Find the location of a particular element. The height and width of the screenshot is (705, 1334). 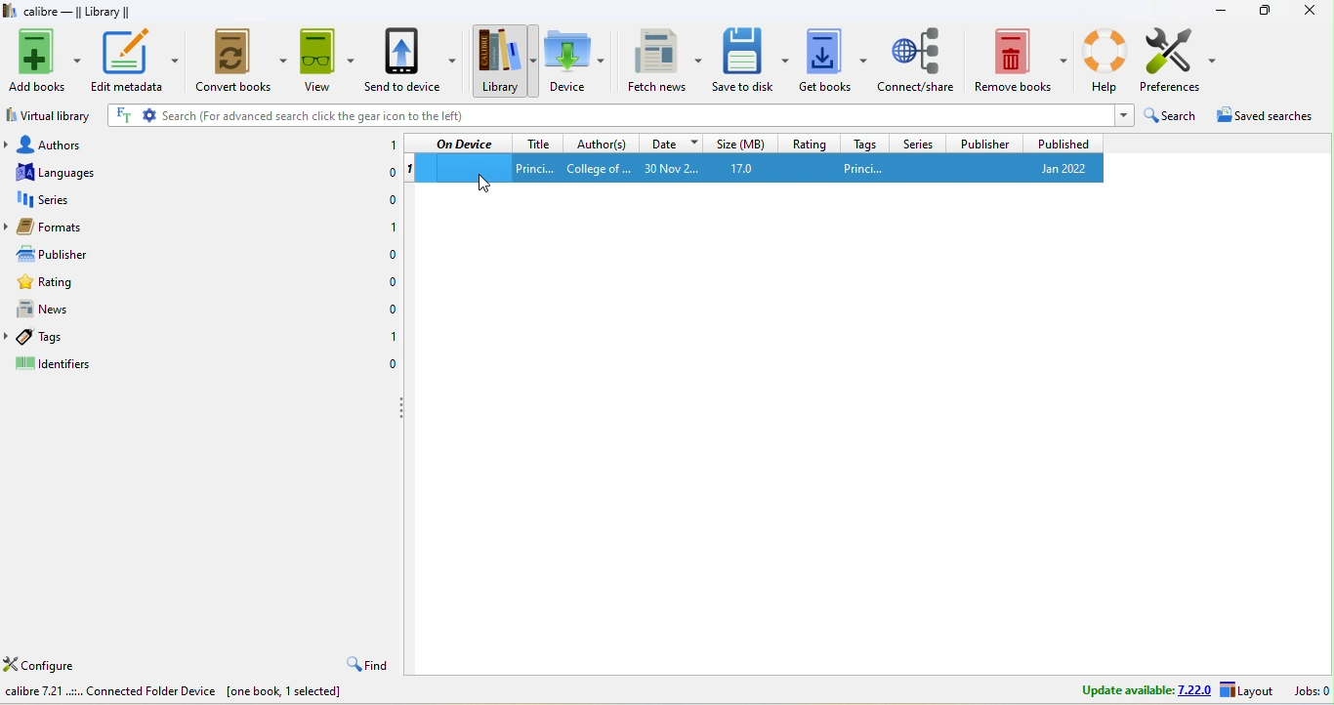

resize is located at coordinates (1265, 9).